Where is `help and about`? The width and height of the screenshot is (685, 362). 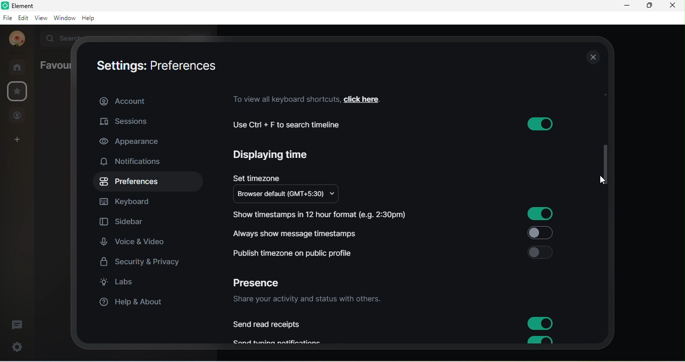 help and about is located at coordinates (132, 303).